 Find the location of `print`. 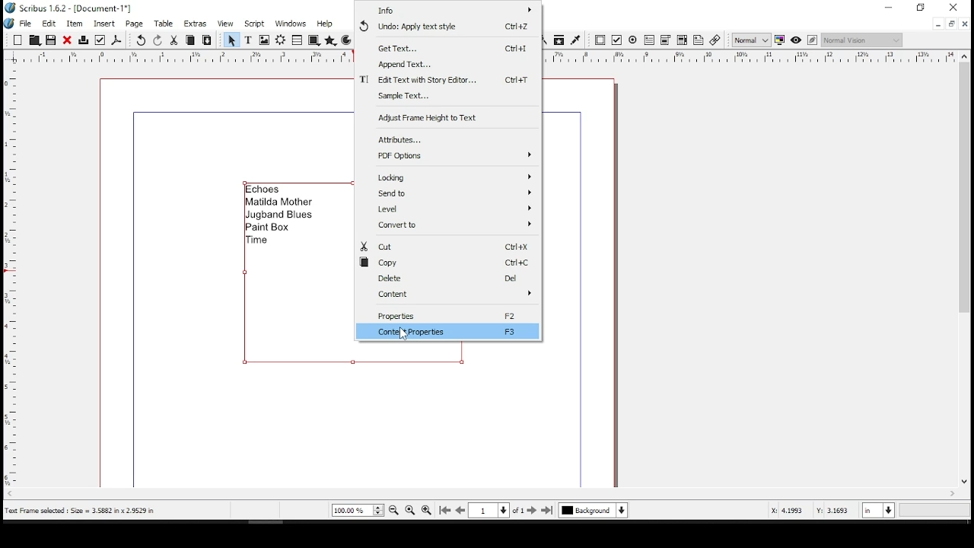

print is located at coordinates (84, 39).